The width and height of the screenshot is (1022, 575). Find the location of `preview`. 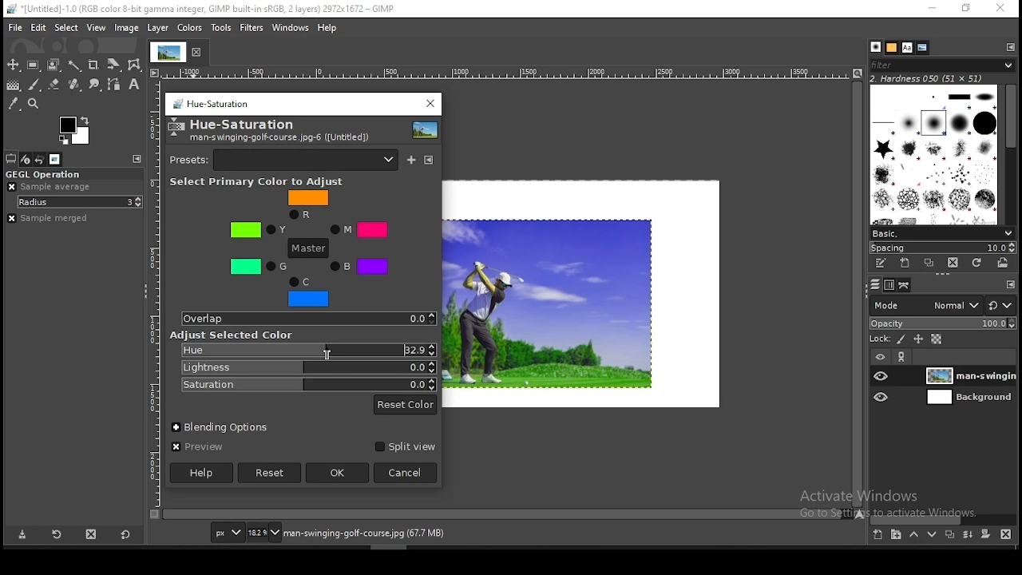

preview is located at coordinates (198, 447).